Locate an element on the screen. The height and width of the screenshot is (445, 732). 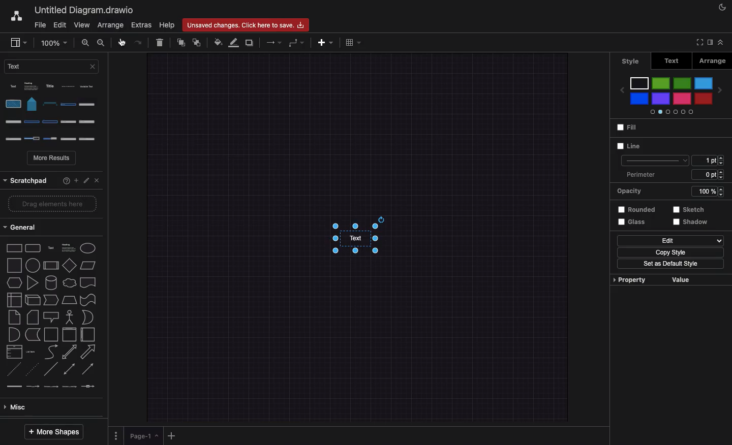
Table is located at coordinates (353, 43).